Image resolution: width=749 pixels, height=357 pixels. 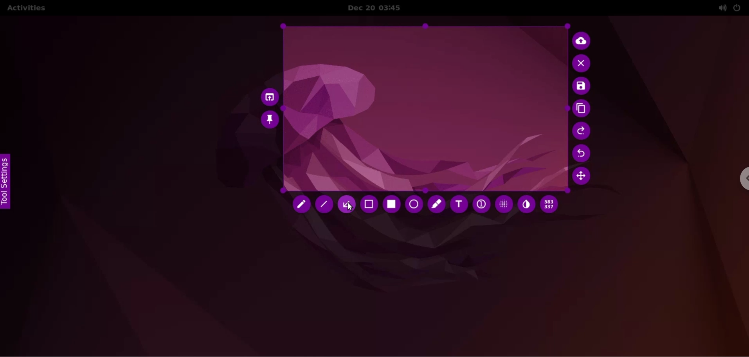 I want to click on auto increment , so click(x=481, y=205).